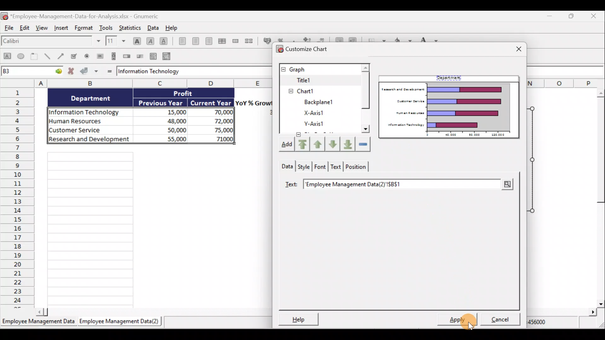  What do you see at coordinates (43, 30) in the screenshot?
I see `View` at bounding box center [43, 30].